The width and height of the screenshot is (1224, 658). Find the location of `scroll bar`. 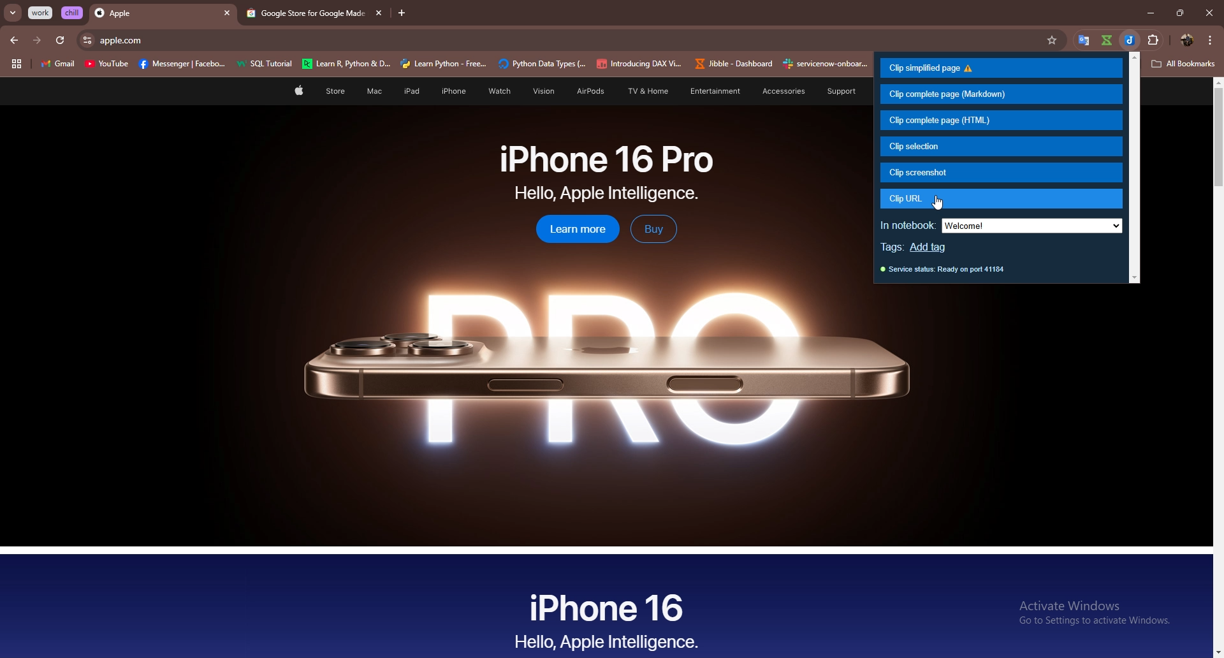

scroll bar is located at coordinates (1135, 168).